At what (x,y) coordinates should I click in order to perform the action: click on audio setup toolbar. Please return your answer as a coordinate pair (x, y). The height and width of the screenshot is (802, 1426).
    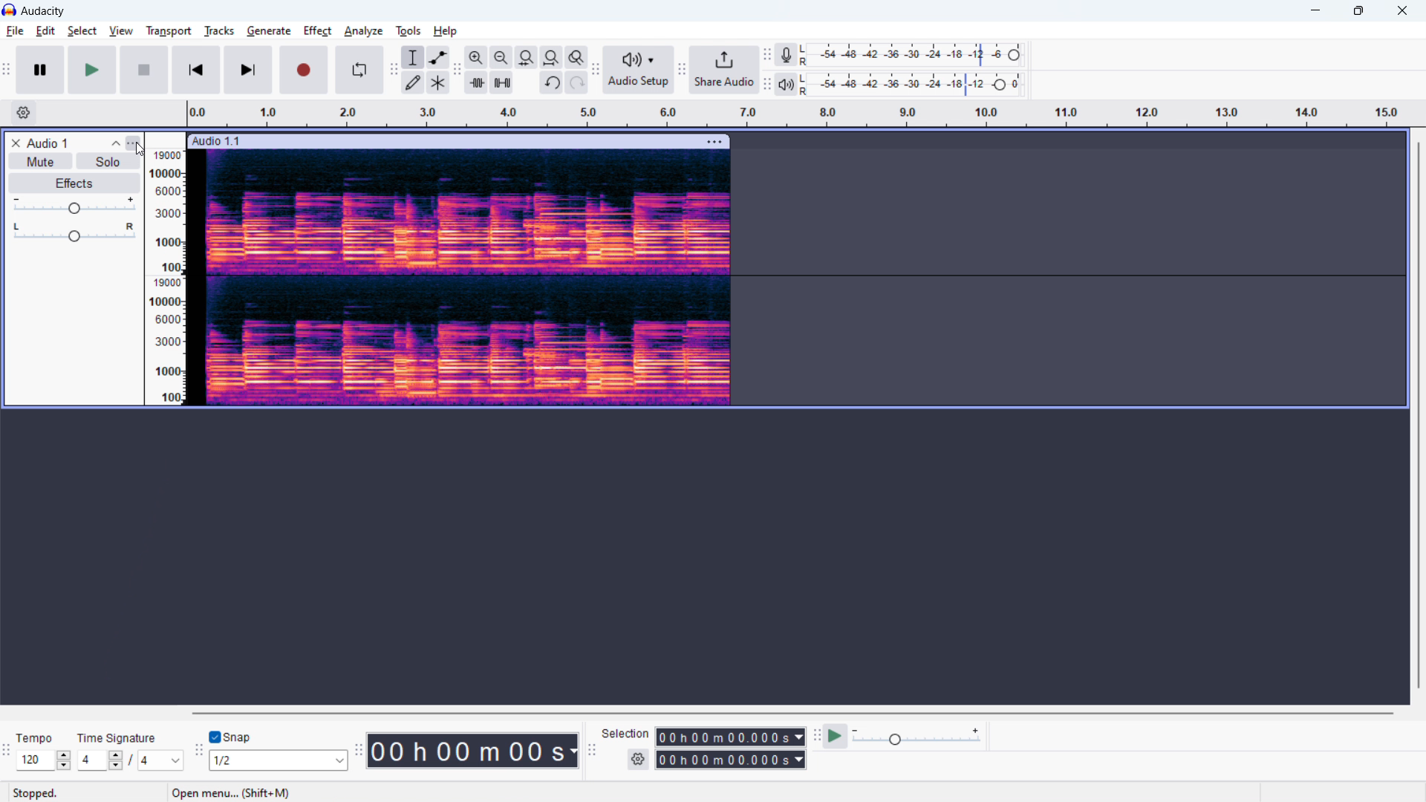
    Looking at the image, I should click on (596, 70).